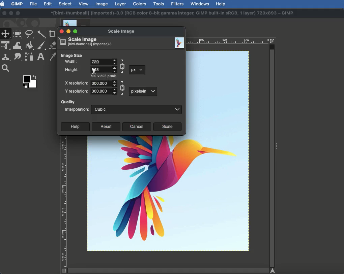  Describe the element at coordinates (62, 31) in the screenshot. I see `Close` at that location.